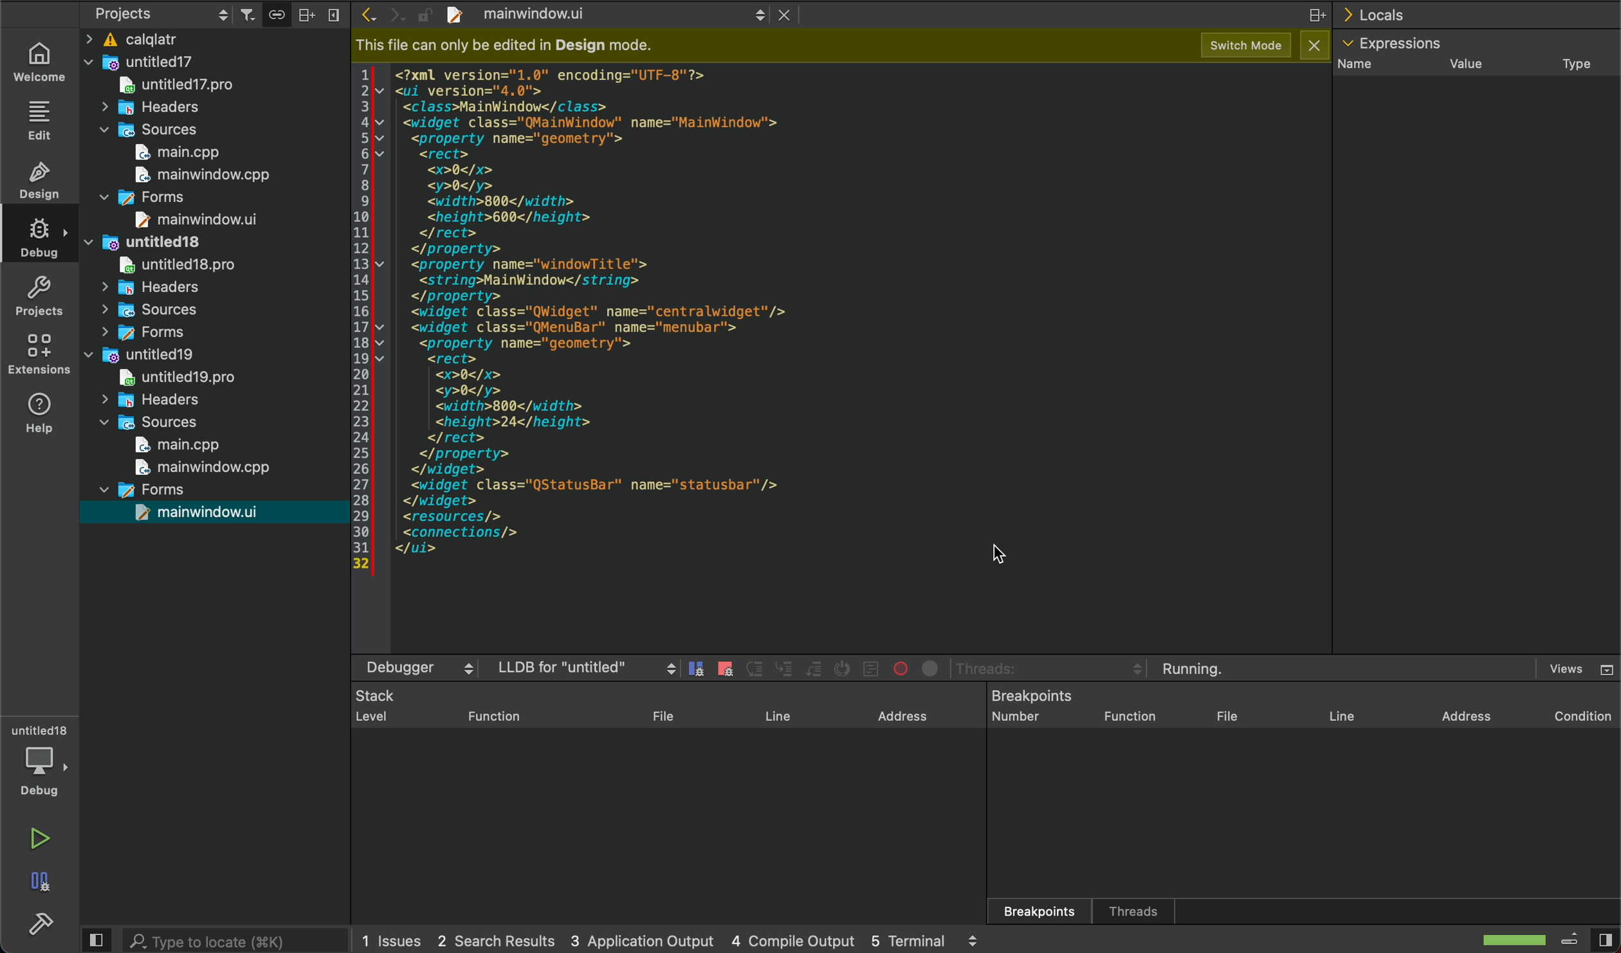 The image size is (1621, 953). Describe the element at coordinates (1227, 45) in the screenshot. I see `Switch Mode` at that location.